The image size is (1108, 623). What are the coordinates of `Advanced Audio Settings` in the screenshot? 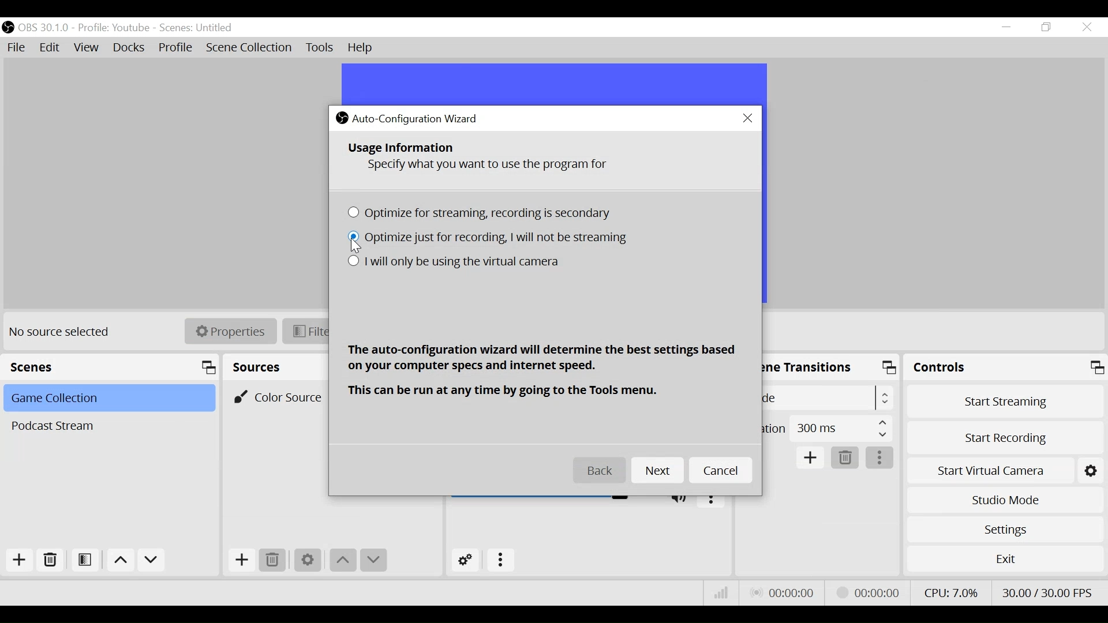 It's located at (463, 560).